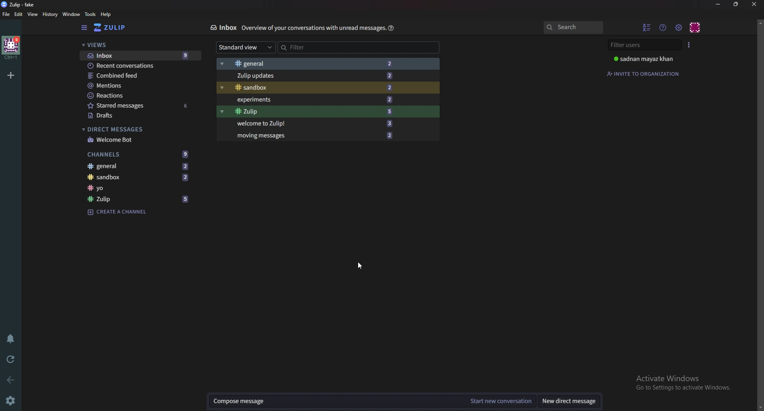 This screenshot has width=764, height=411. Describe the element at coordinates (312, 112) in the screenshot. I see `Zulip` at that location.